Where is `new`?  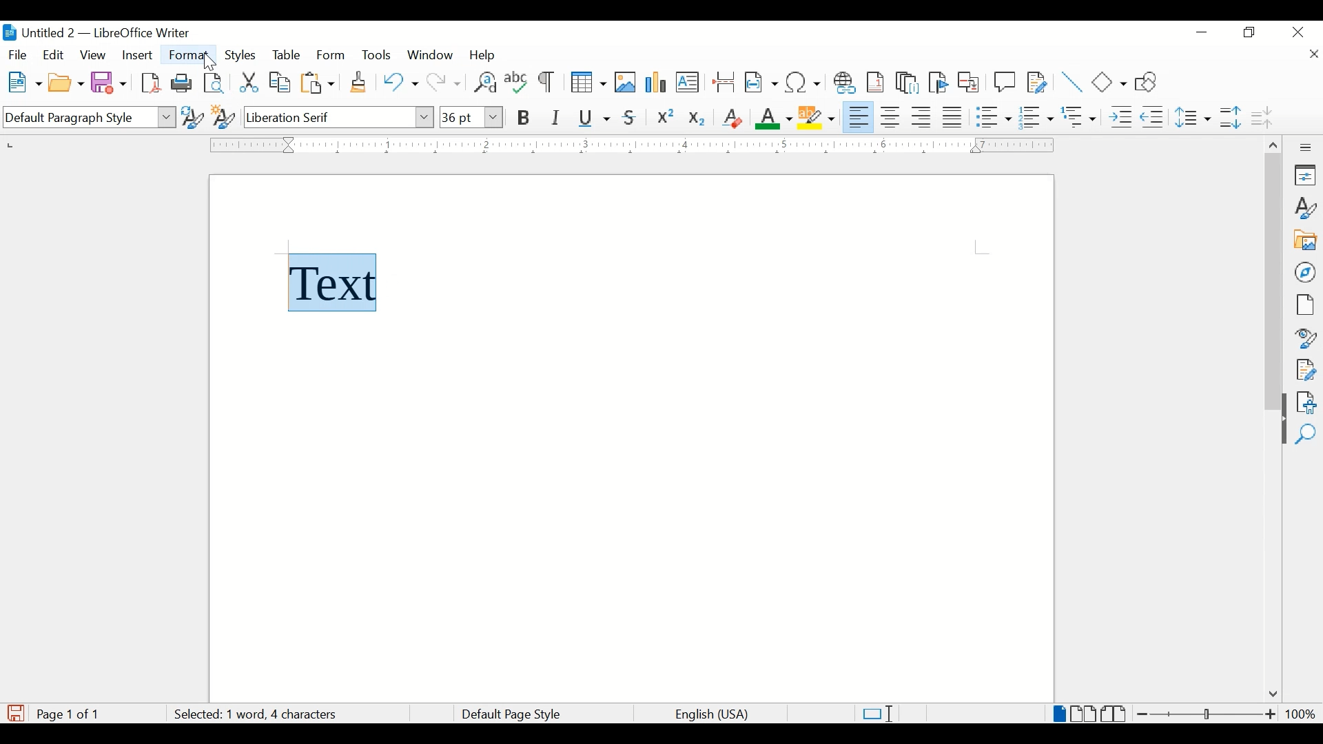 new is located at coordinates (25, 82).